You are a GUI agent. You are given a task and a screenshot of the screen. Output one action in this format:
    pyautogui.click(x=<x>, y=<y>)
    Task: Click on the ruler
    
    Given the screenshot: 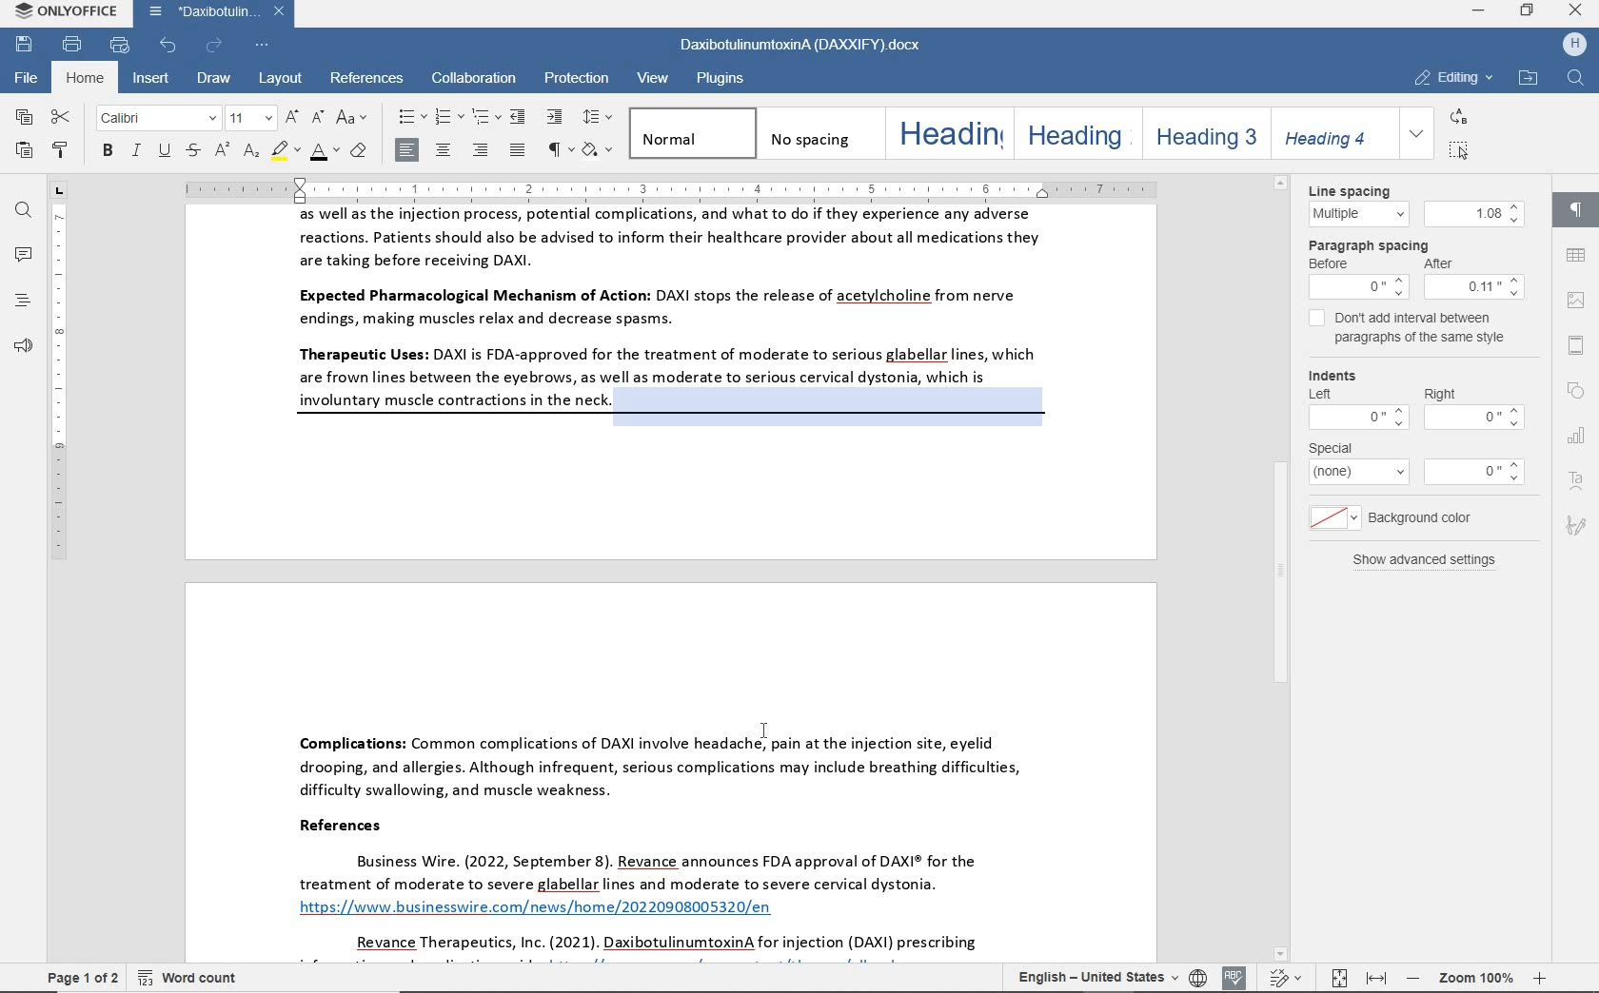 What is the action you would take?
    pyautogui.click(x=60, y=581)
    